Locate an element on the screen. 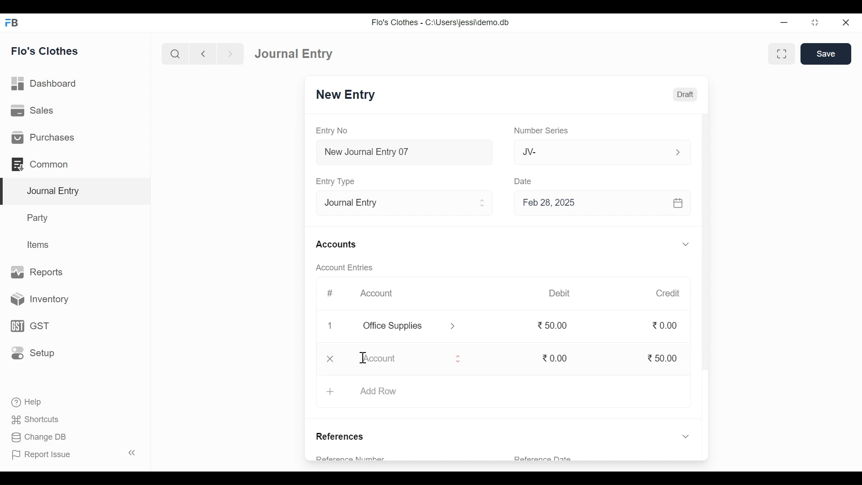 The image size is (862, 485). 1 is located at coordinates (330, 324).